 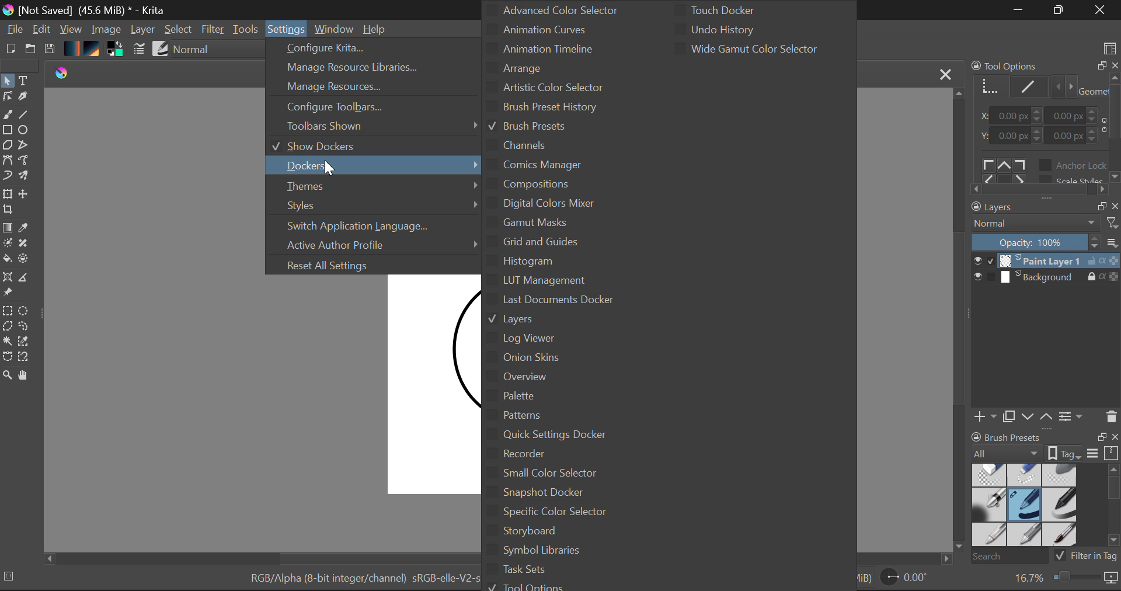 I want to click on Brush Presets, so click(x=161, y=50).